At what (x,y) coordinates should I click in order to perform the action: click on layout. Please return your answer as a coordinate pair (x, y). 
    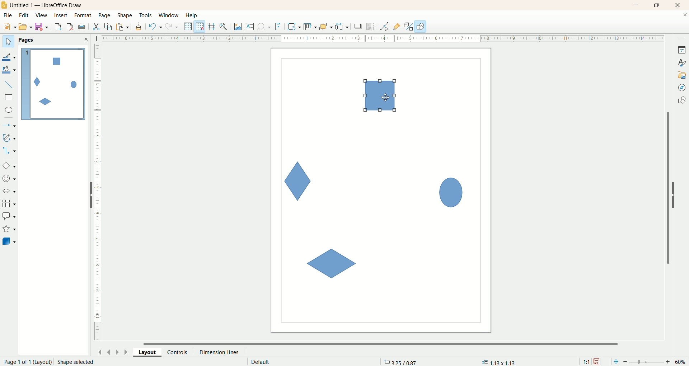
    Looking at the image, I should click on (150, 352).